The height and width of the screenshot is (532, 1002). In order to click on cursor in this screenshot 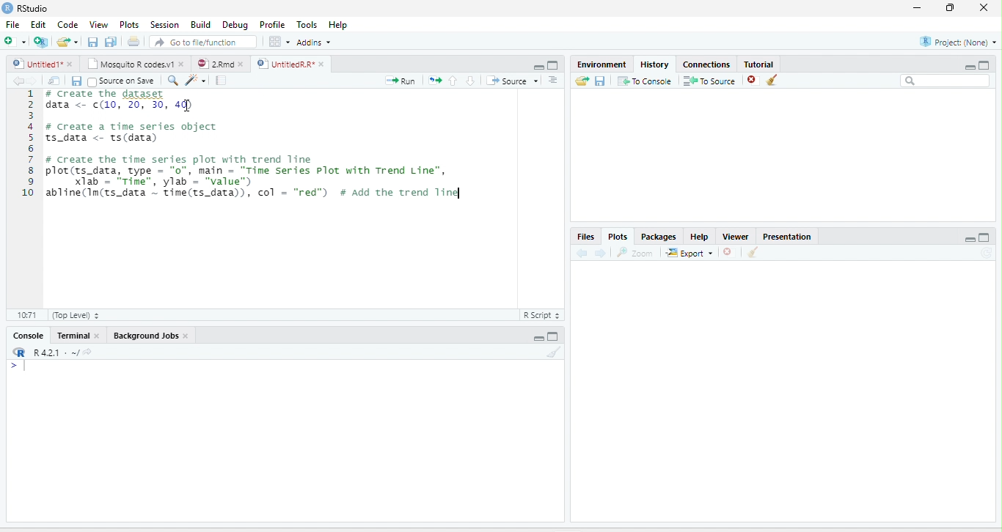, I will do `click(186, 106)`.